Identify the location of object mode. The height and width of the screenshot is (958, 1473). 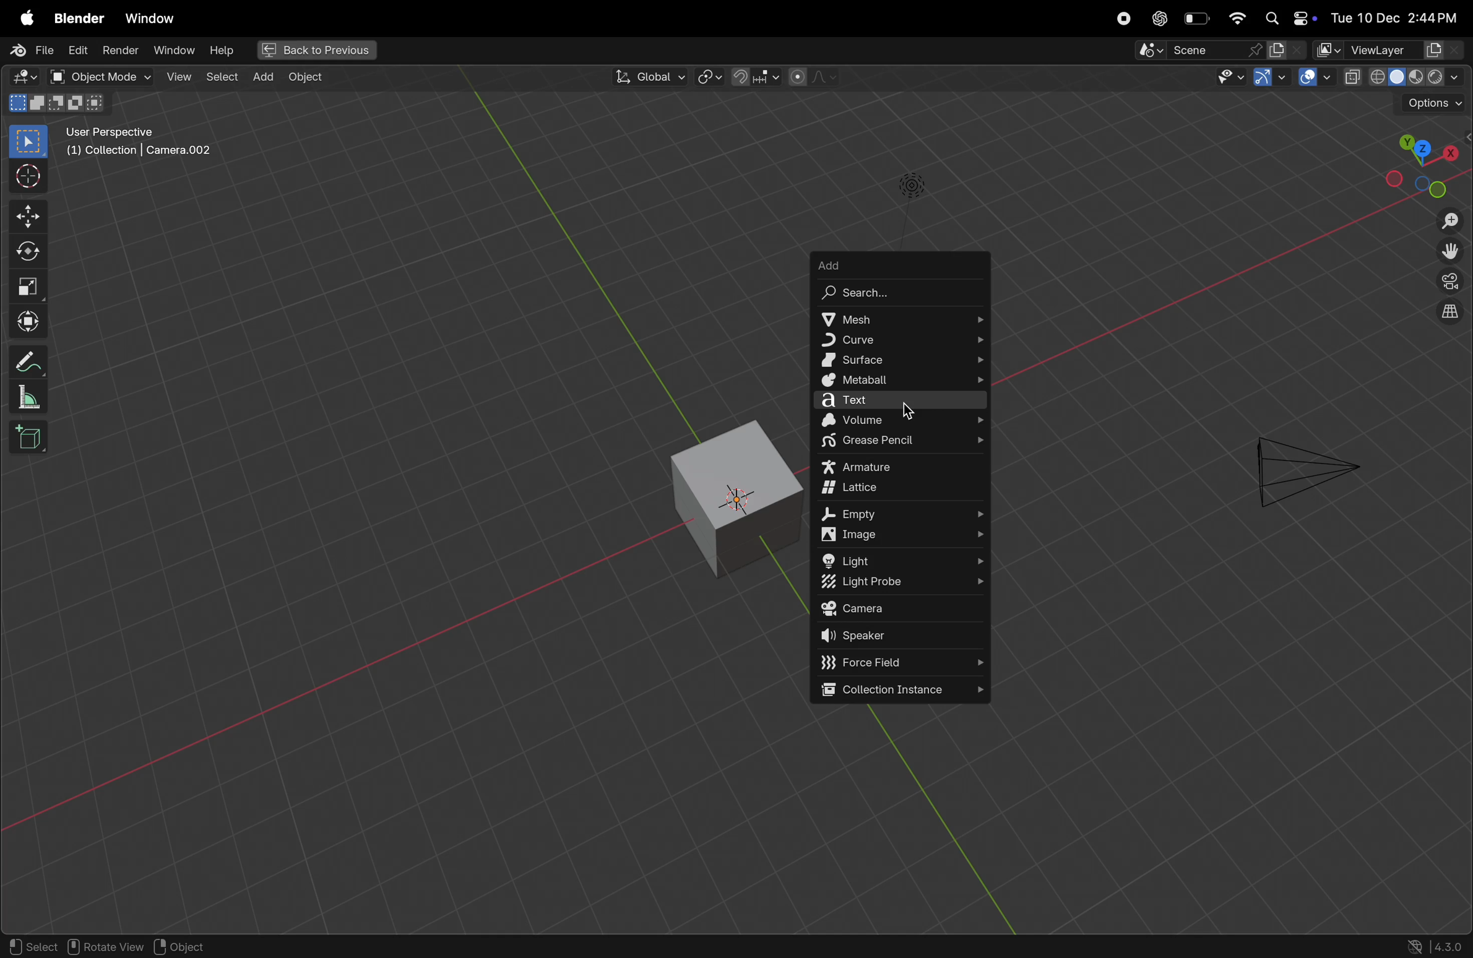
(102, 77).